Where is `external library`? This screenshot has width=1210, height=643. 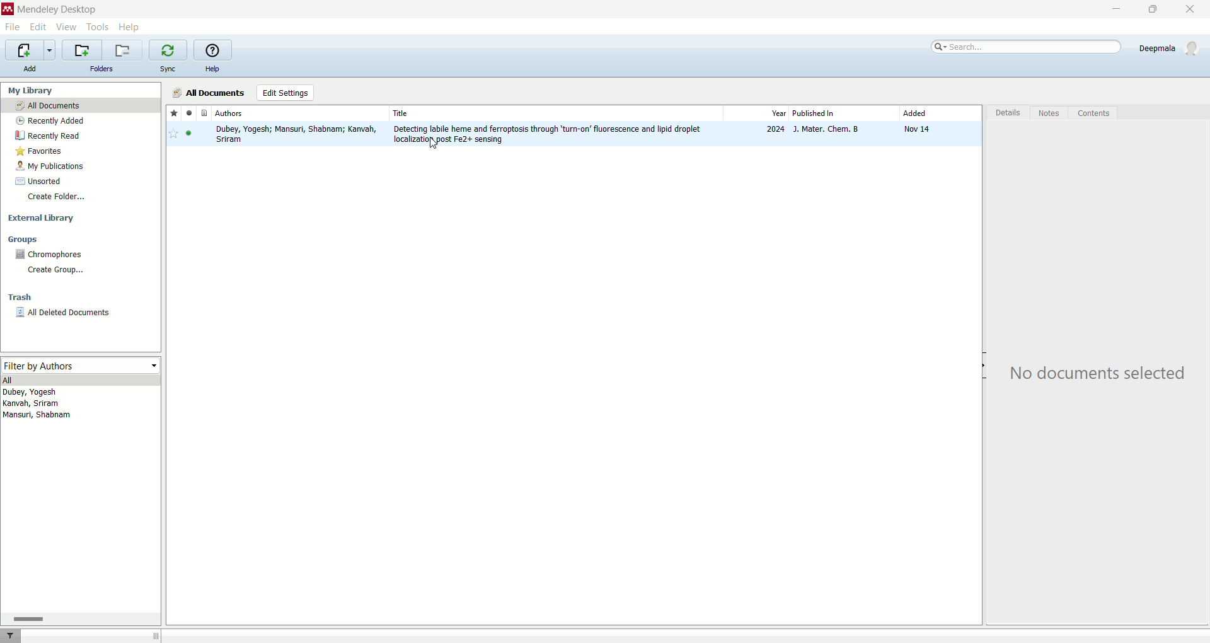
external library is located at coordinates (43, 219).